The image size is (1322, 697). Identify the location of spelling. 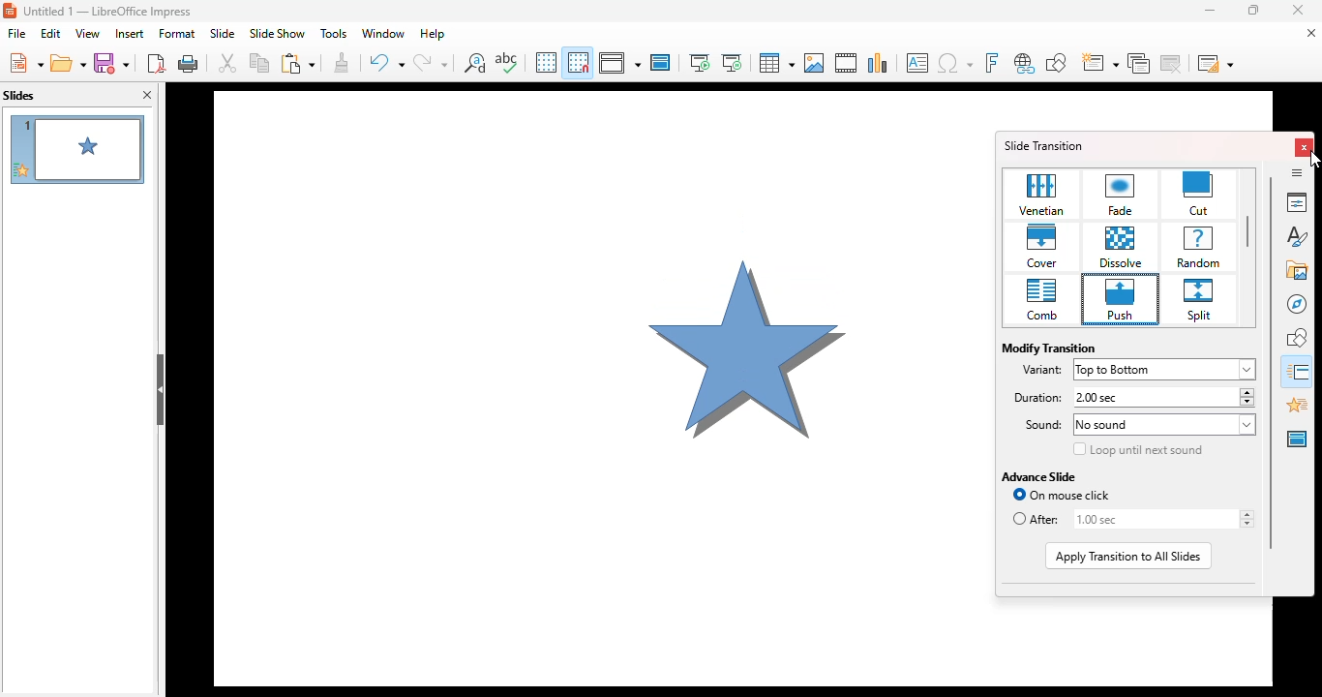
(506, 61).